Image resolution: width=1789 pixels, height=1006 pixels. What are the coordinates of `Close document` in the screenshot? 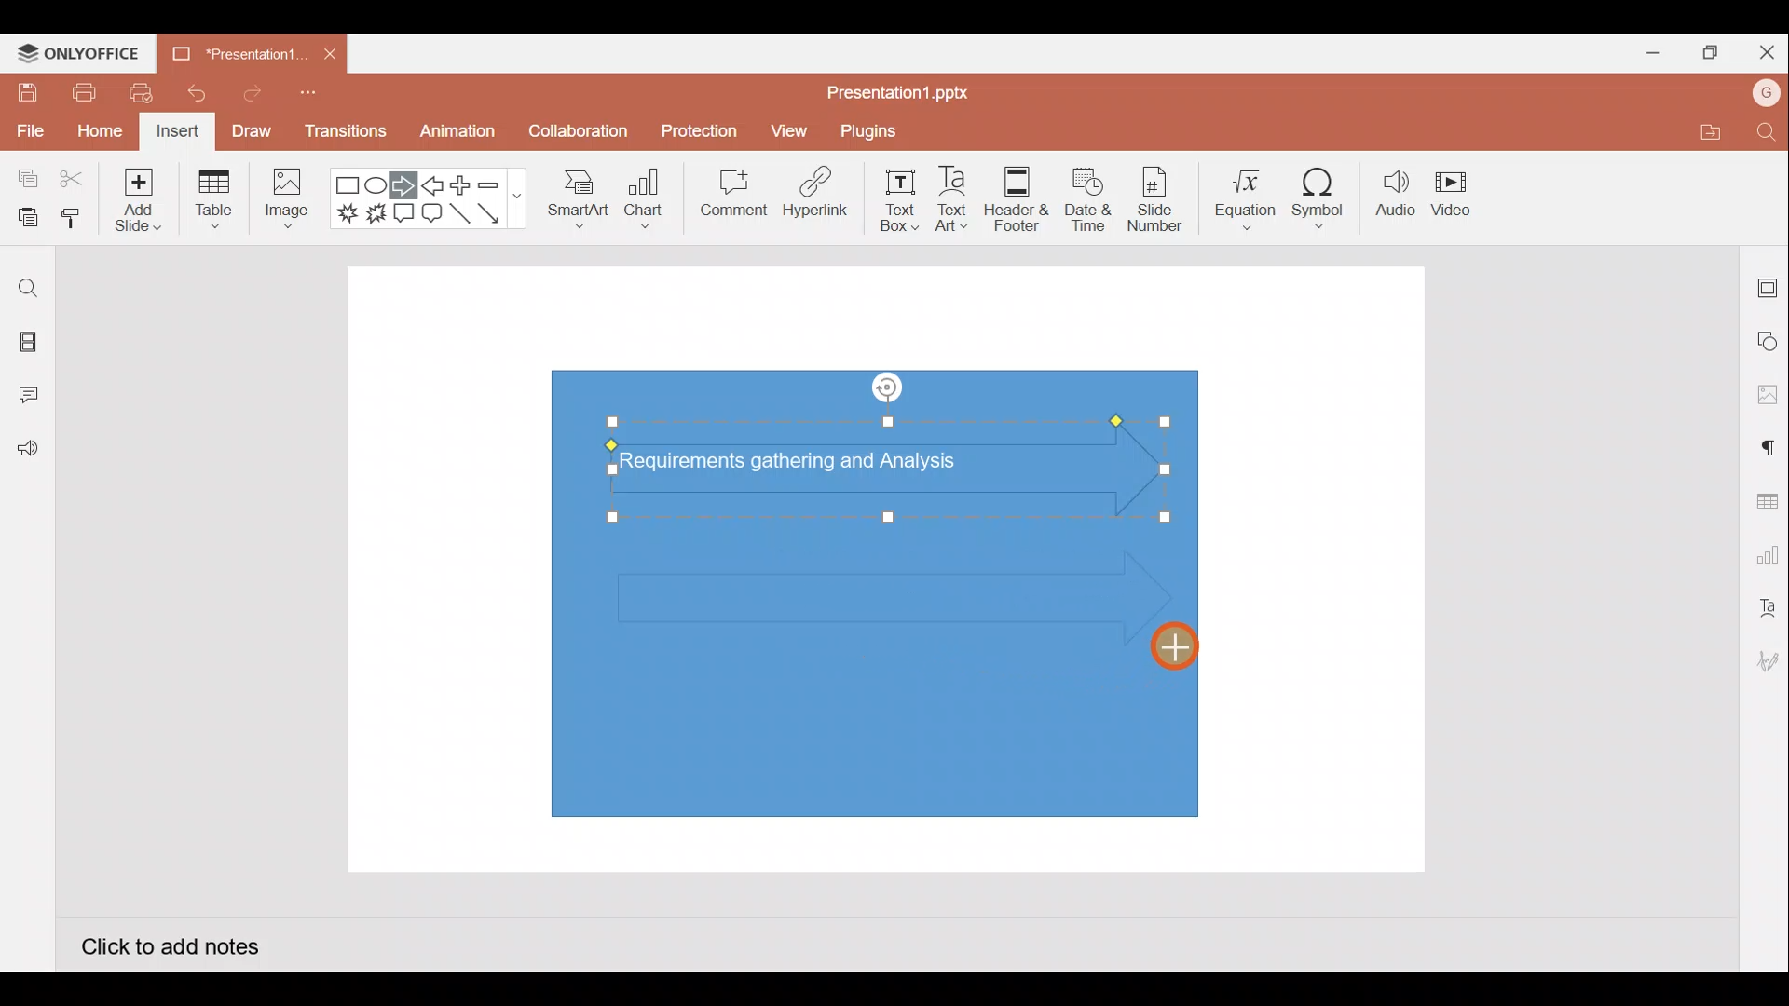 It's located at (330, 49).